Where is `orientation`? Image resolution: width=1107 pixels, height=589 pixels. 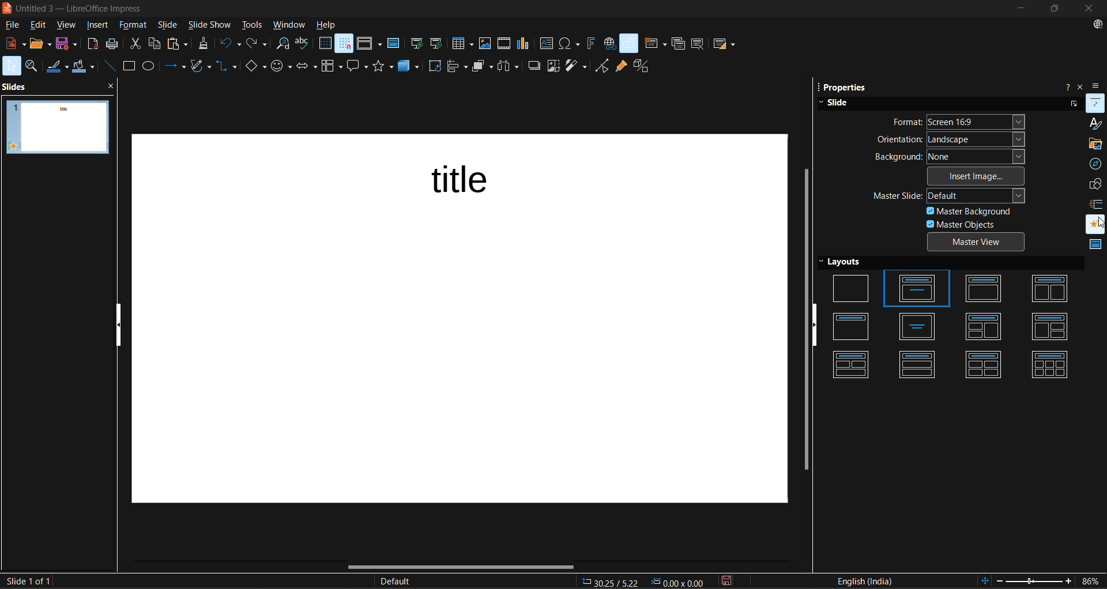
orientation is located at coordinates (950, 138).